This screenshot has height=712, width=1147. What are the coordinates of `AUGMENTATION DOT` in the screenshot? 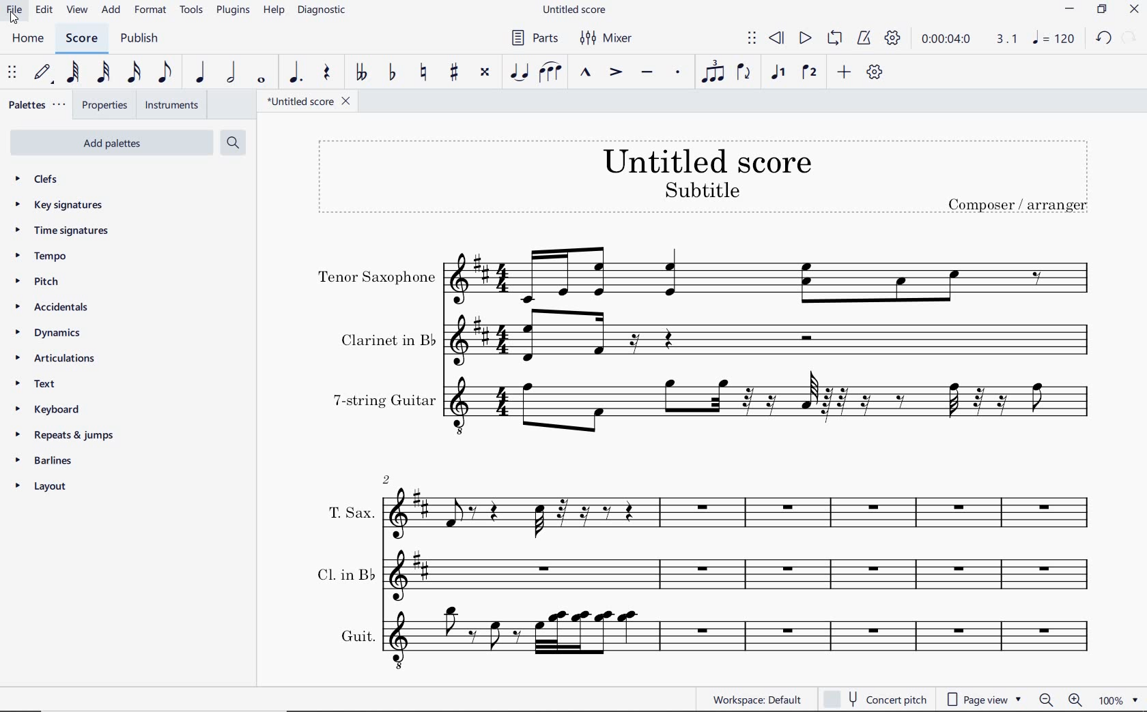 It's located at (296, 74).